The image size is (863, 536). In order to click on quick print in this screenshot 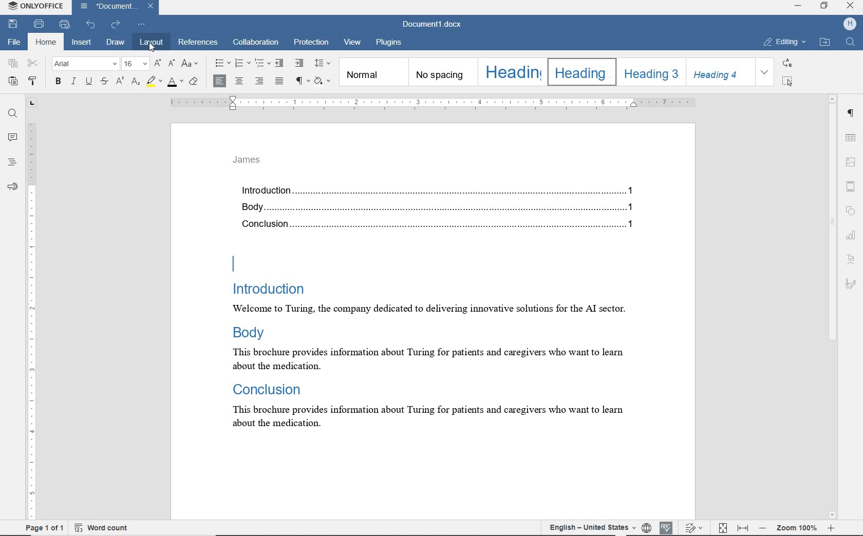, I will do `click(65, 26)`.